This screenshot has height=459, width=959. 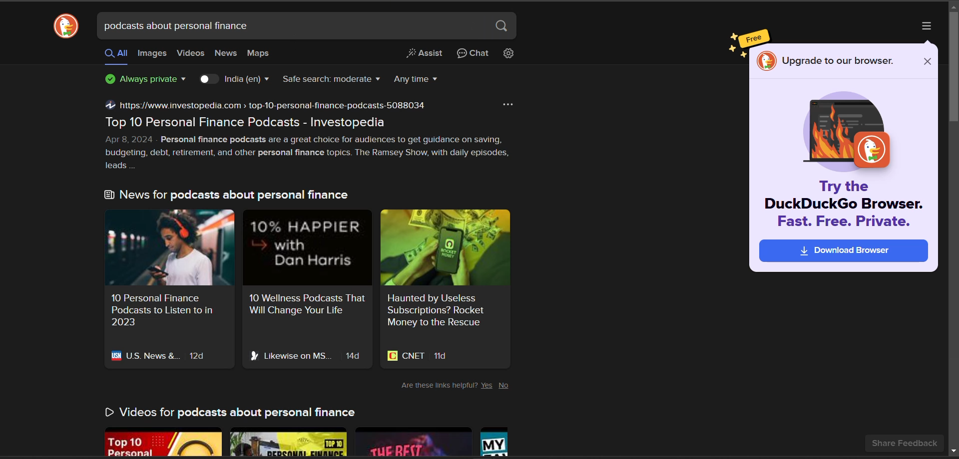 What do you see at coordinates (115, 56) in the screenshot?
I see `all` at bounding box center [115, 56].